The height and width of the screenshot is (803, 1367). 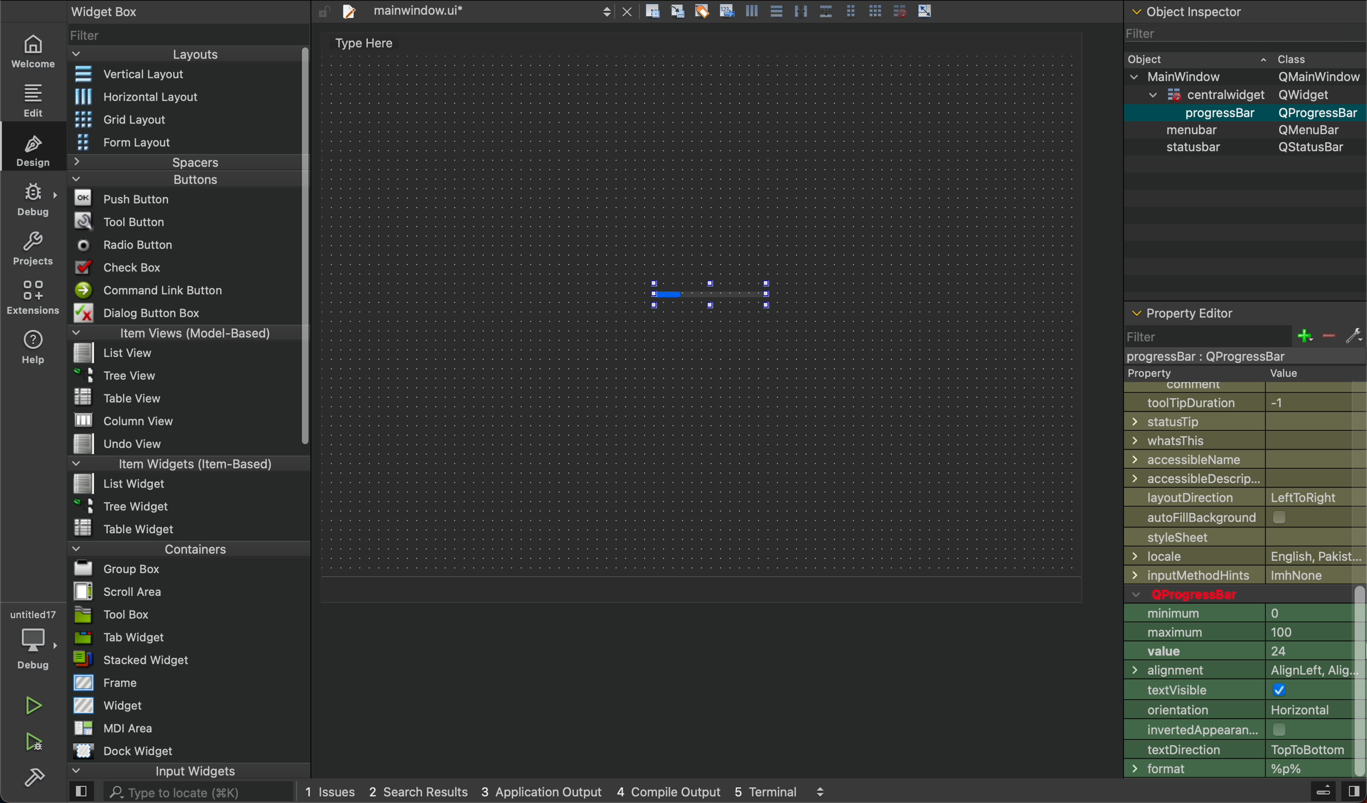 I want to click on text, so click(x=359, y=45).